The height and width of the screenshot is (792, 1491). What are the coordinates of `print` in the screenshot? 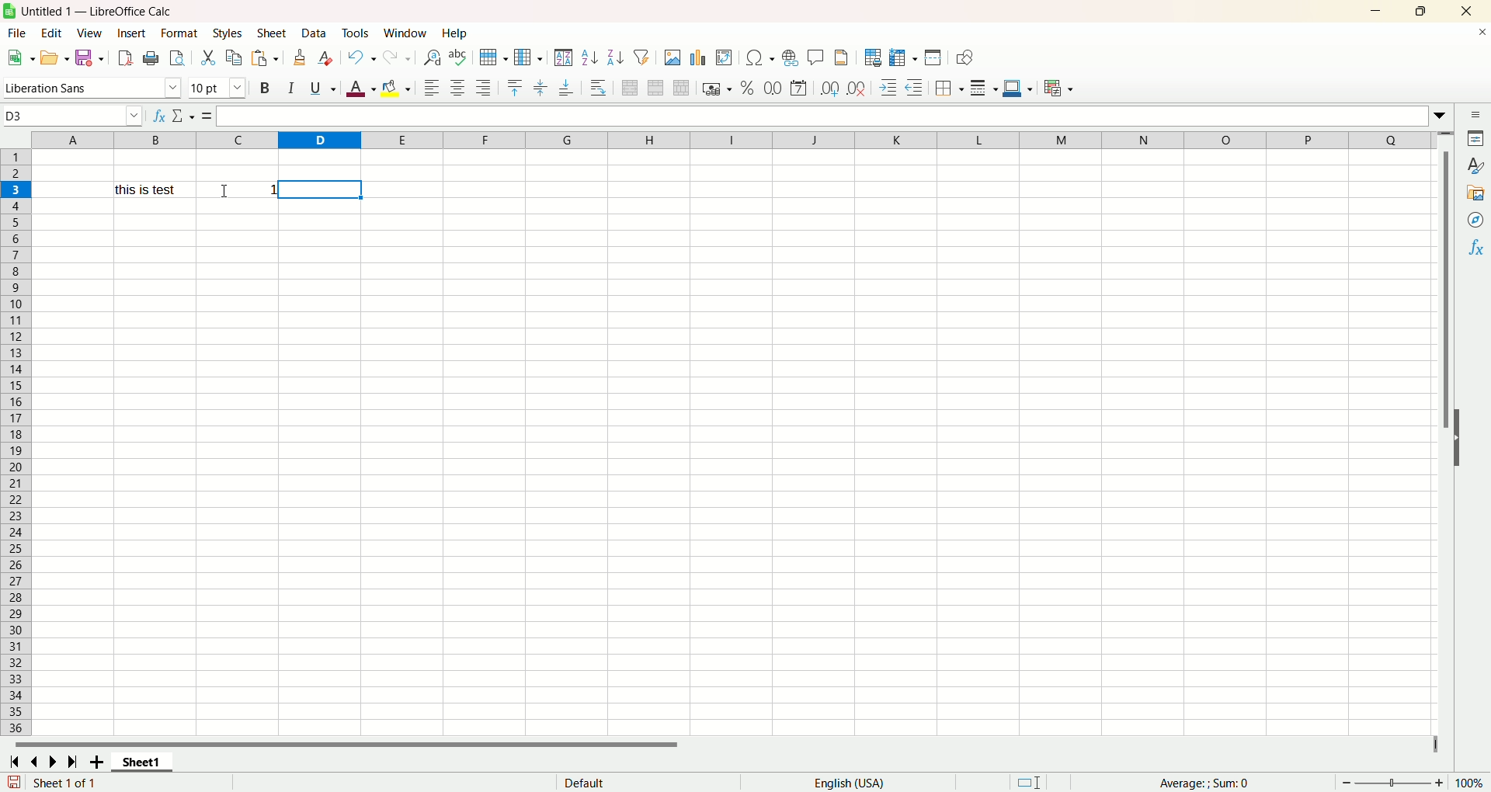 It's located at (151, 59).